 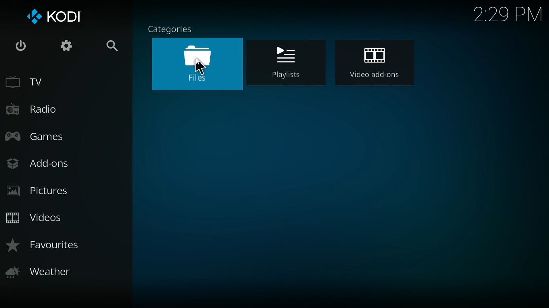 What do you see at coordinates (63, 110) in the screenshot?
I see `radio` at bounding box center [63, 110].